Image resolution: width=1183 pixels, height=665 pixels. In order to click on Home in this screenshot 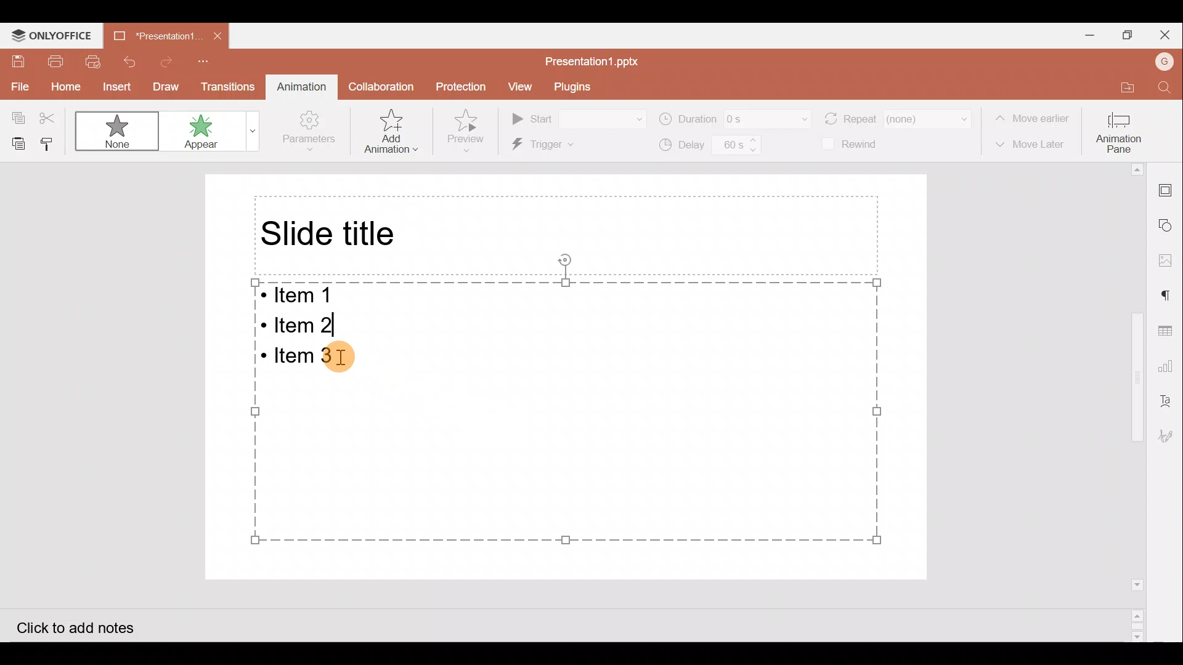, I will do `click(59, 84)`.